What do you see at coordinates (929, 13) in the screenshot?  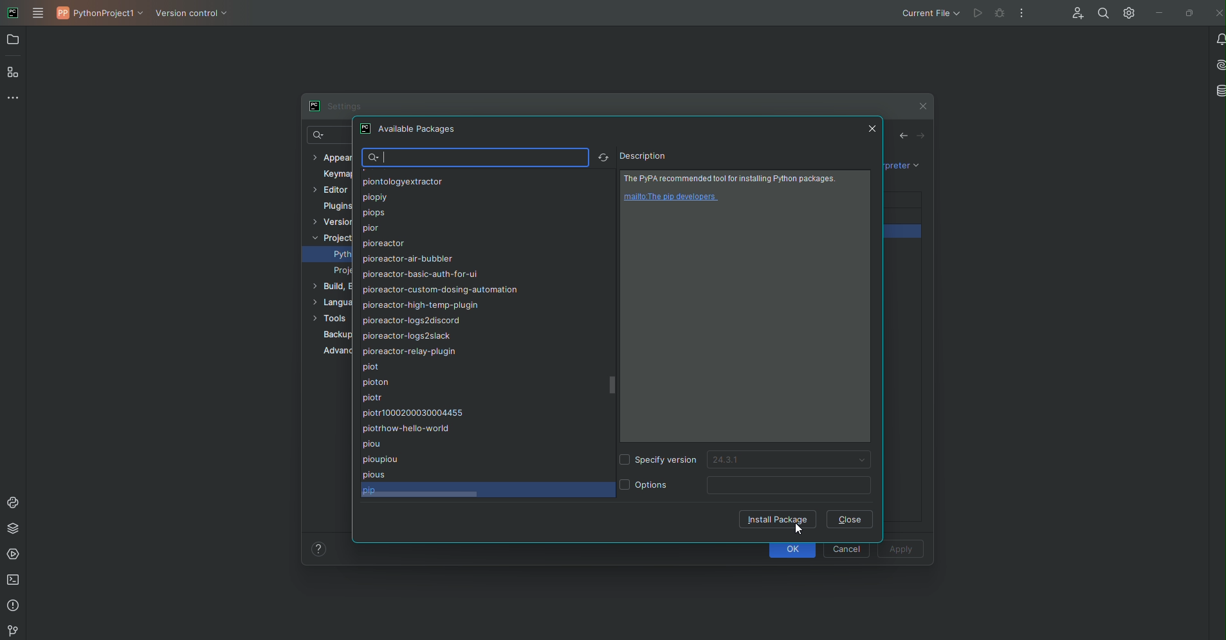 I see `Current file` at bounding box center [929, 13].